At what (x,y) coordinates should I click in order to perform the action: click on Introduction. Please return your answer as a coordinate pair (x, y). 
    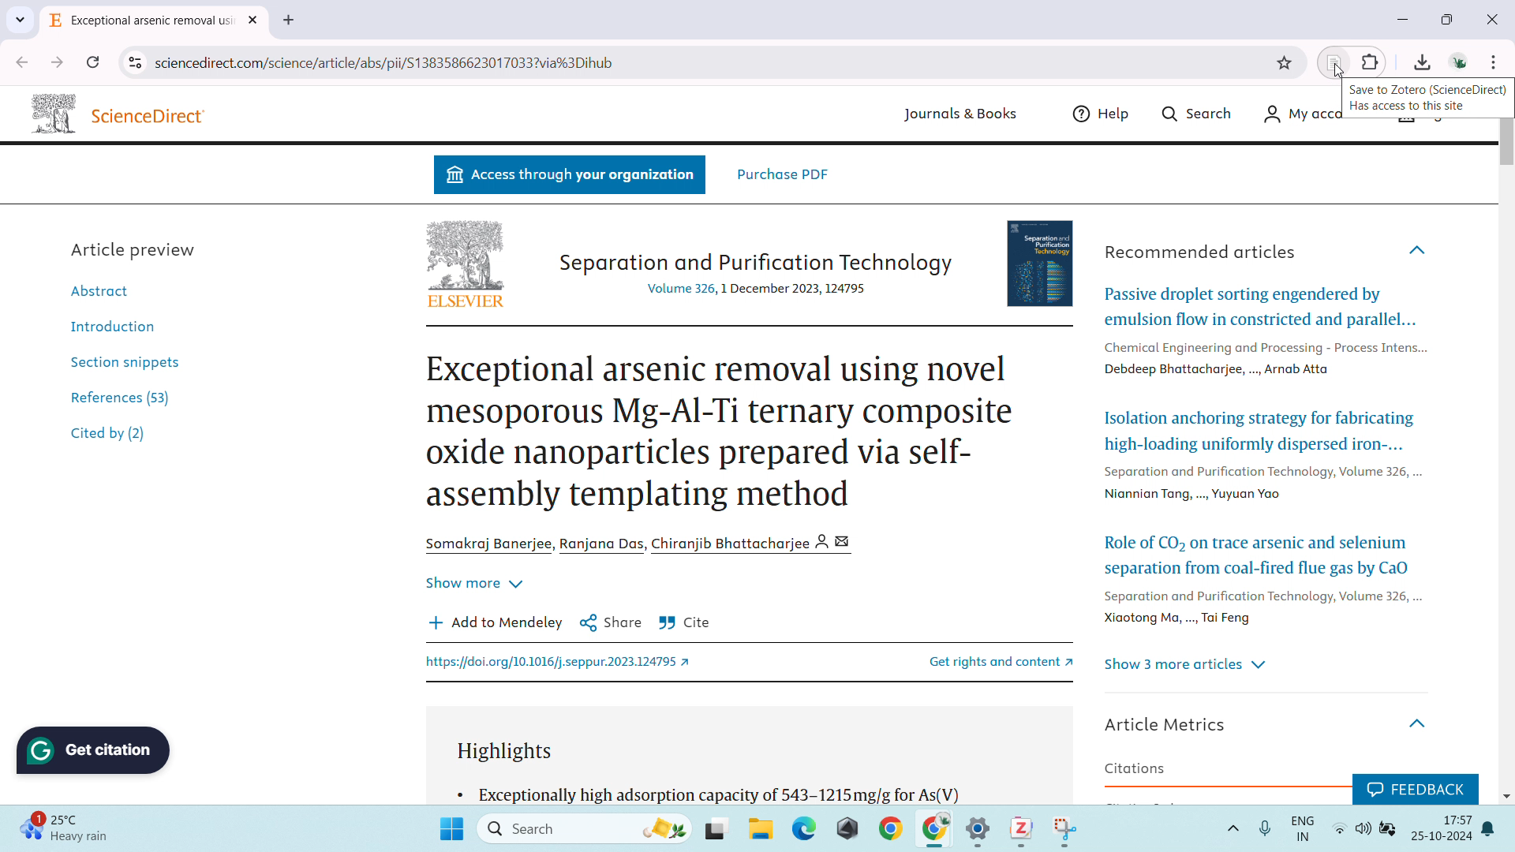
    Looking at the image, I should click on (108, 324).